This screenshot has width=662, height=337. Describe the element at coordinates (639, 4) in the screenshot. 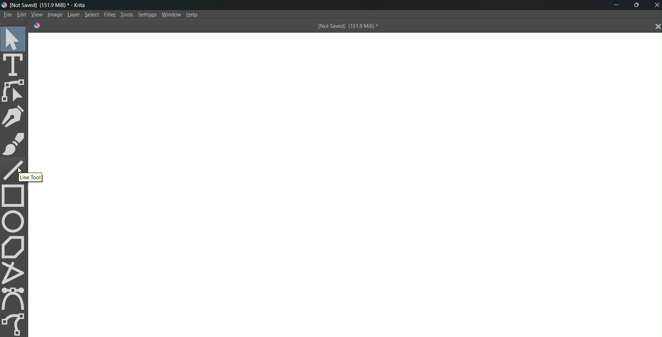

I see `maximize` at that location.